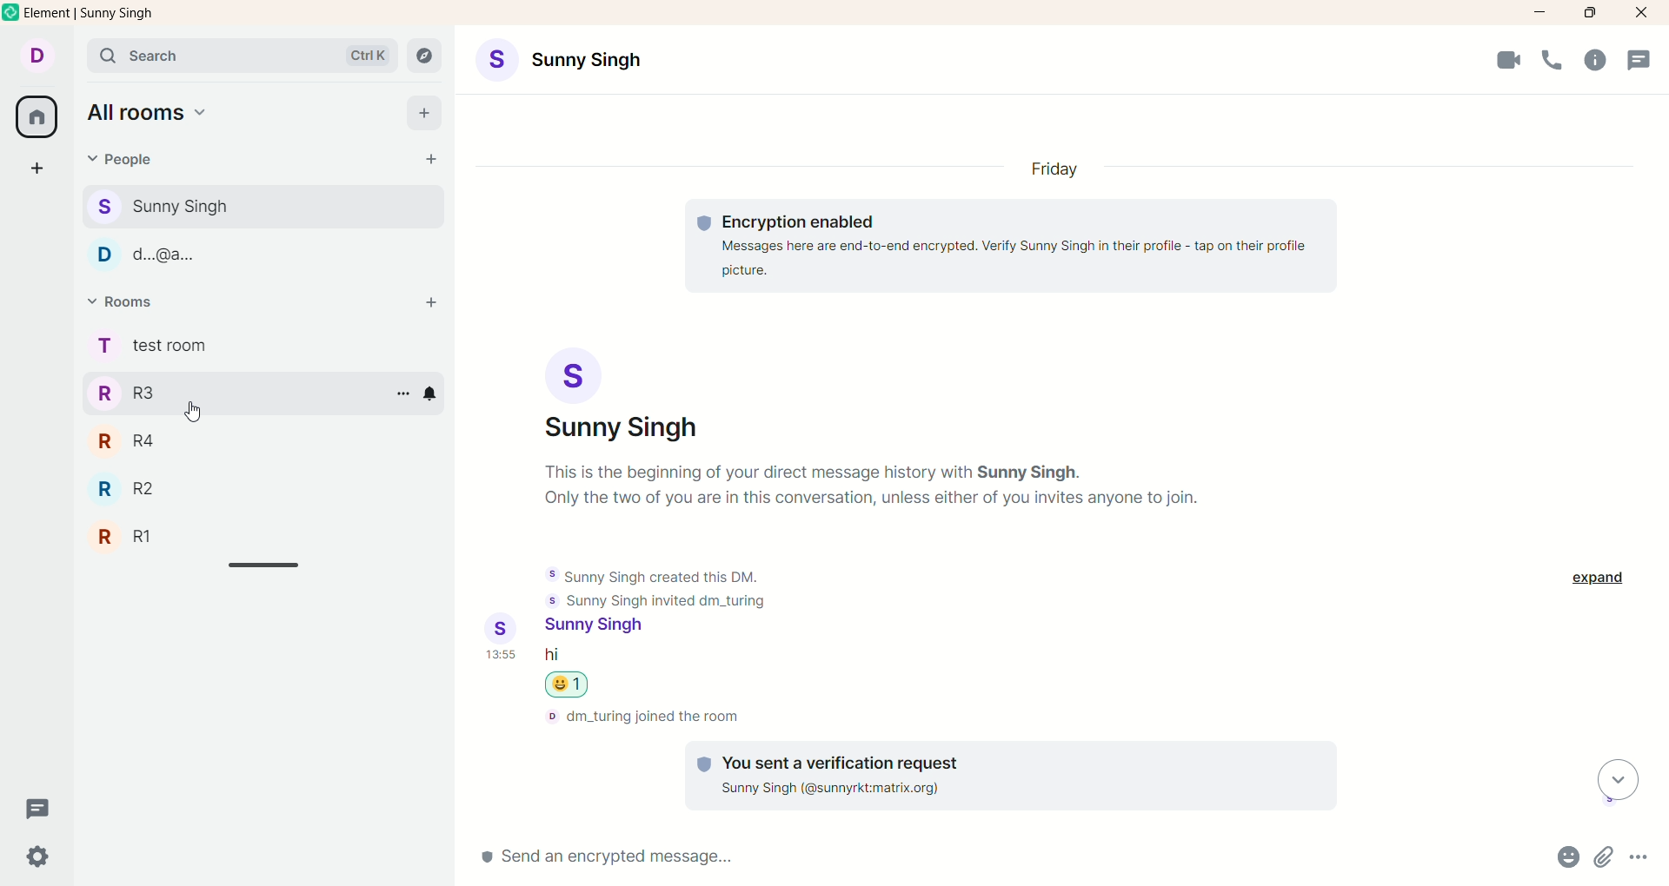 This screenshot has width=1669, height=886. Describe the element at coordinates (885, 485) in the screenshot. I see `text` at that location.